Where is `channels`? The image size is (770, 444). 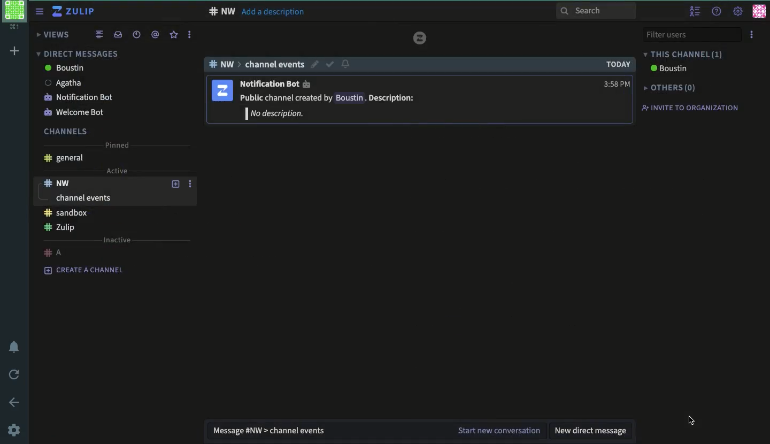
channels is located at coordinates (71, 131).